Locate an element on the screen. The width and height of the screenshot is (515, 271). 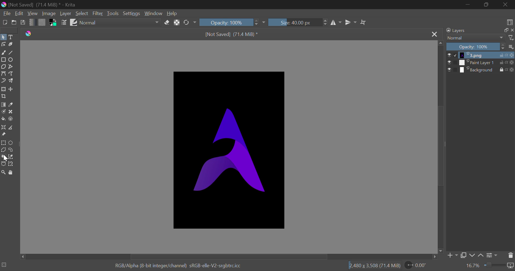
Calligraphic Tool is located at coordinates (12, 46).